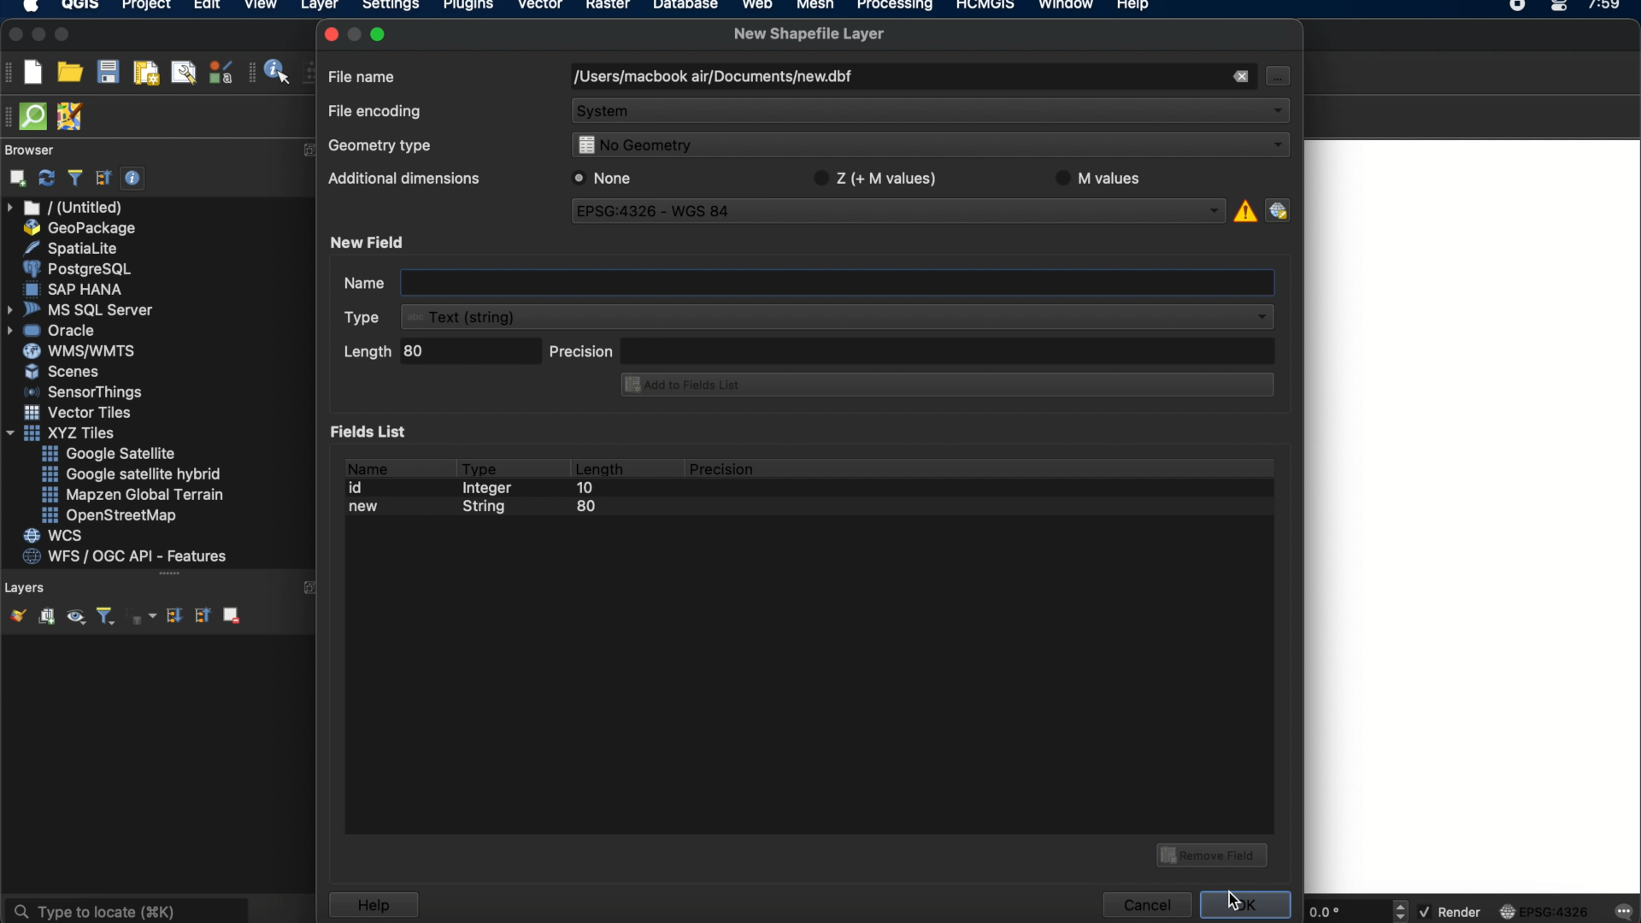 This screenshot has width=1641, height=923. What do you see at coordinates (1452, 913) in the screenshot?
I see `render` at bounding box center [1452, 913].